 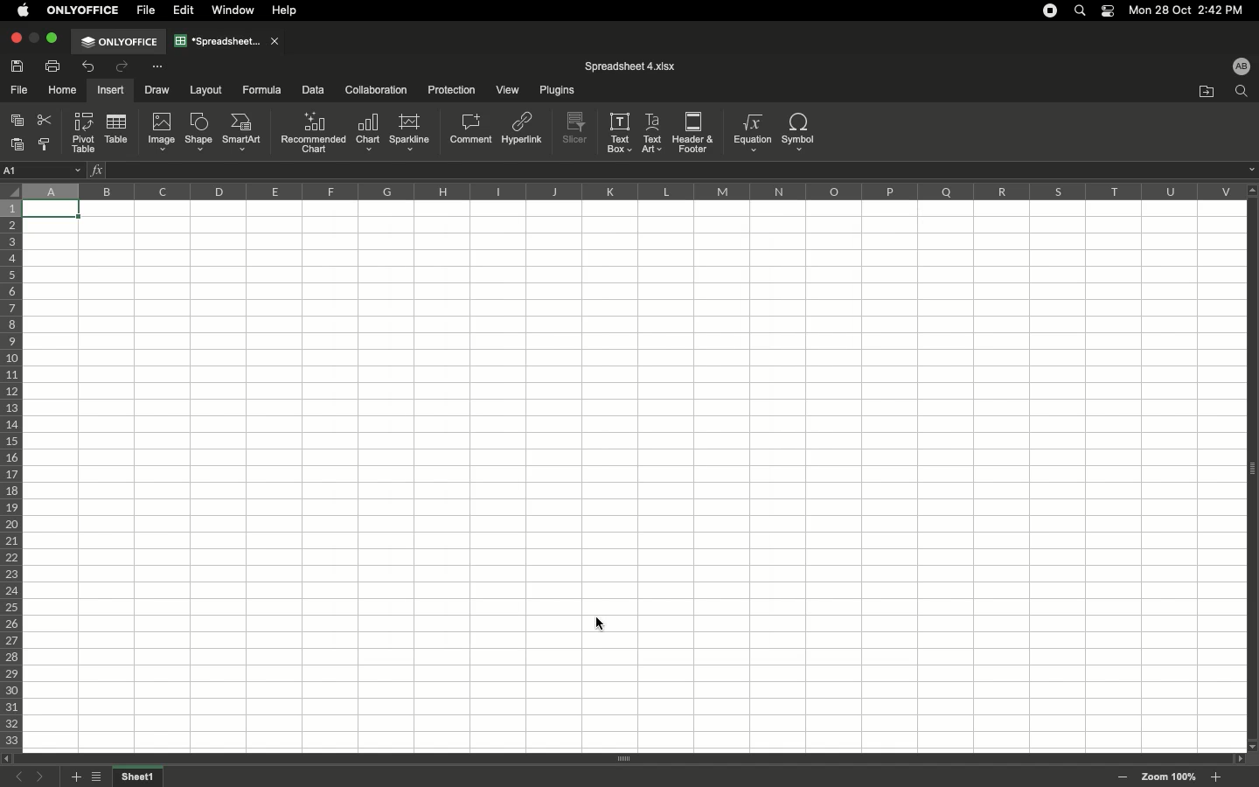 I want to click on cursor, so click(x=600, y=623).